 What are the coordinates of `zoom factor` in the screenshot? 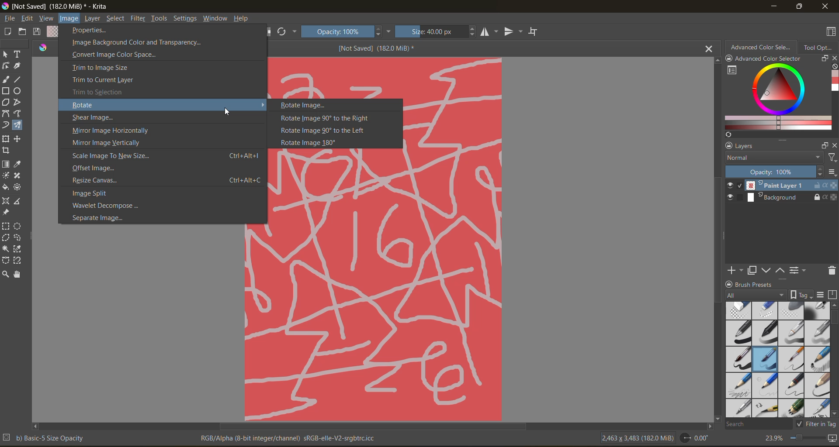 It's located at (774, 438).